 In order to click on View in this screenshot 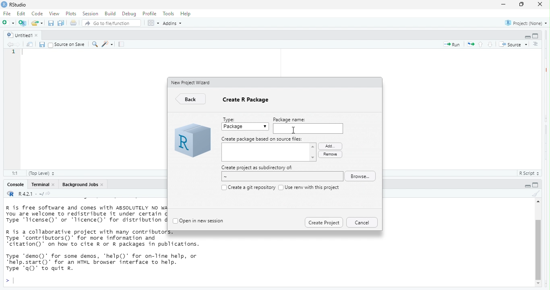, I will do `click(54, 14)`.